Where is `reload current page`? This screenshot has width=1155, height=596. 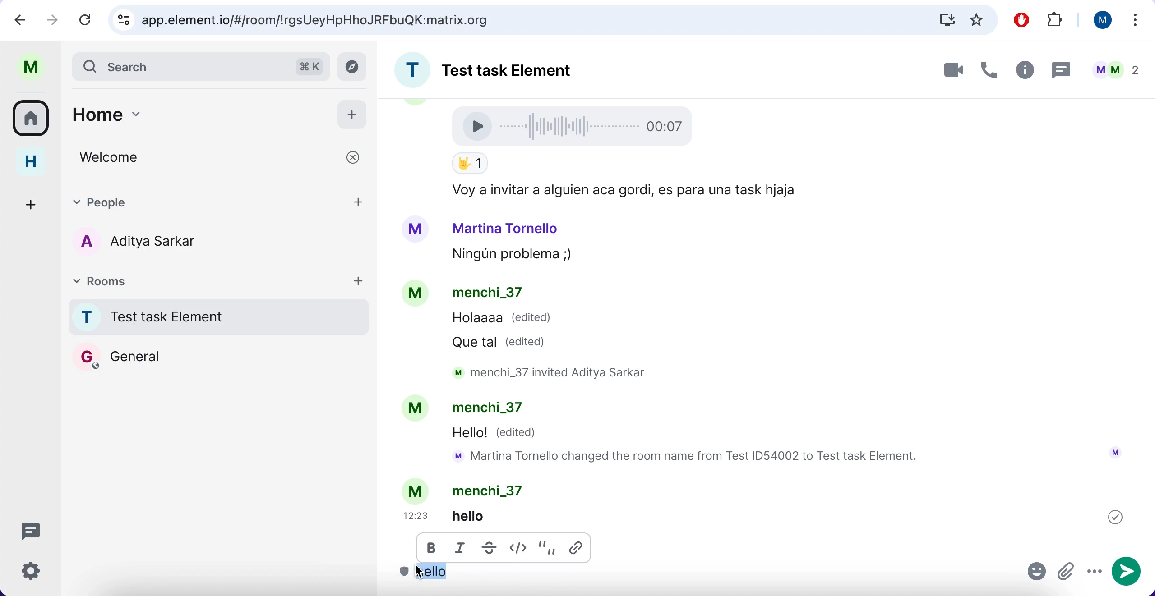
reload current page is located at coordinates (85, 19).